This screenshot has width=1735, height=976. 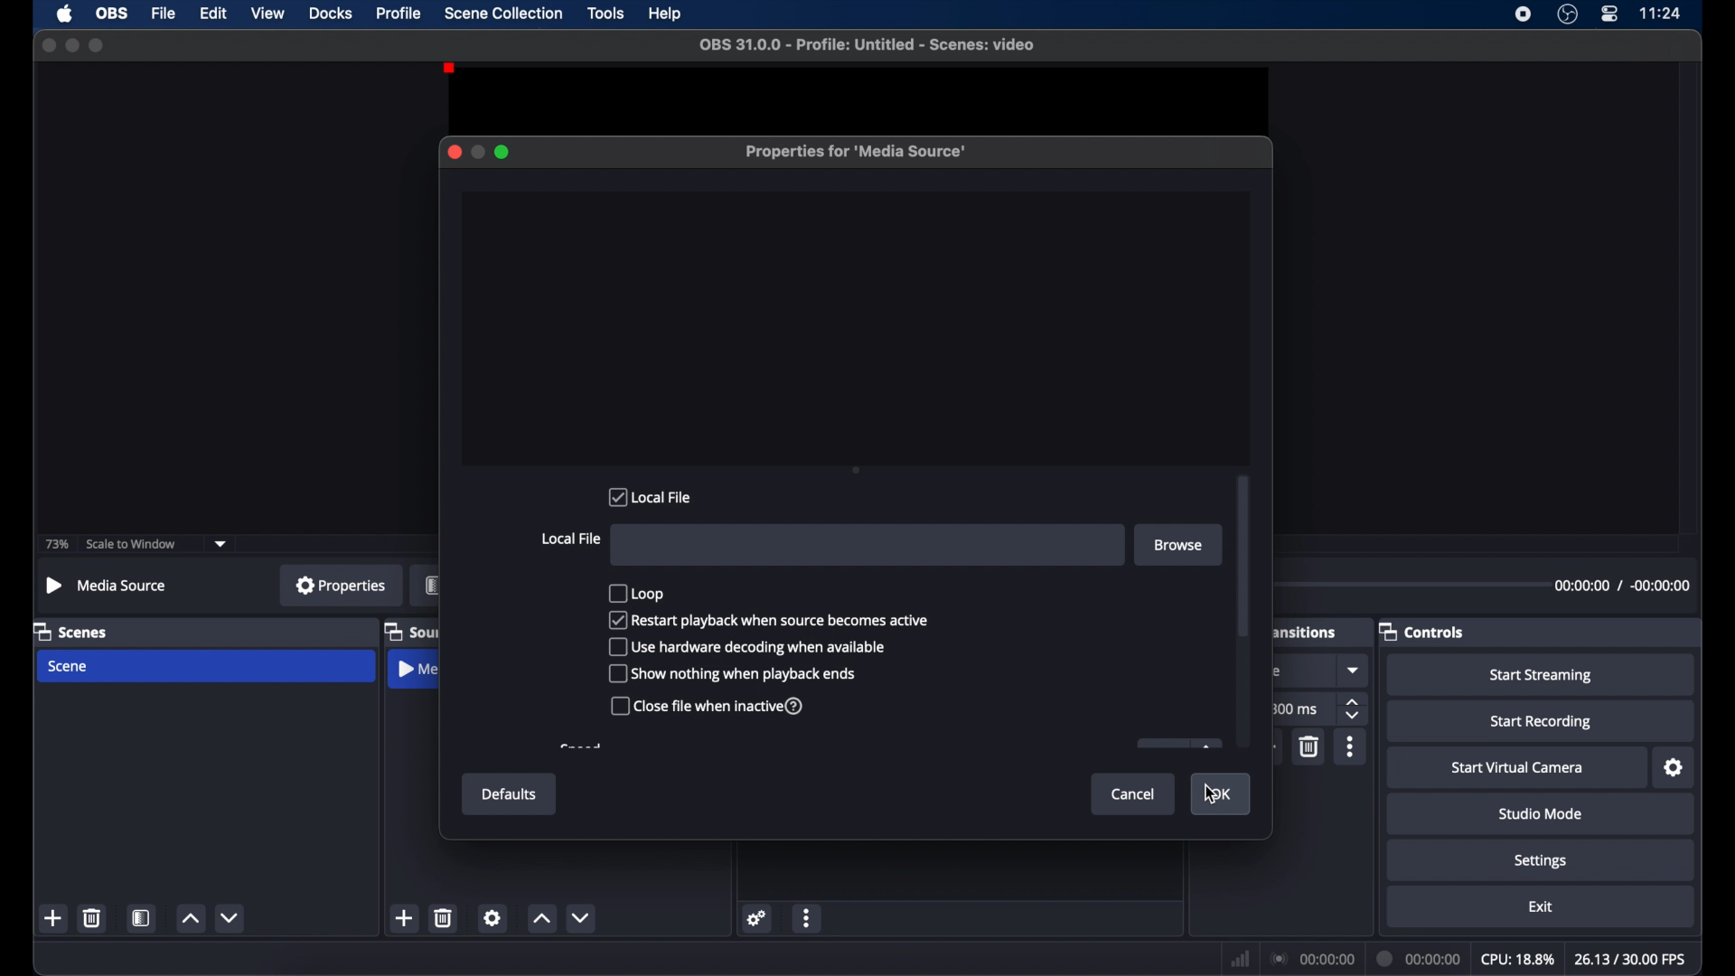 What do you see at coordinates (231, 917) in the screenshot?
I see `decrement` at bounding box center [231, 917].